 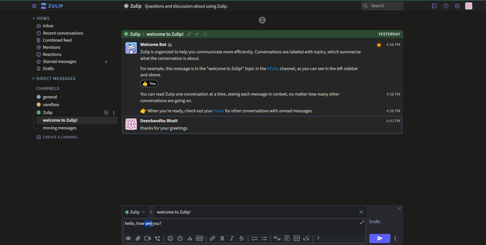 I want to click on Channels, so click(x=48, y=88).